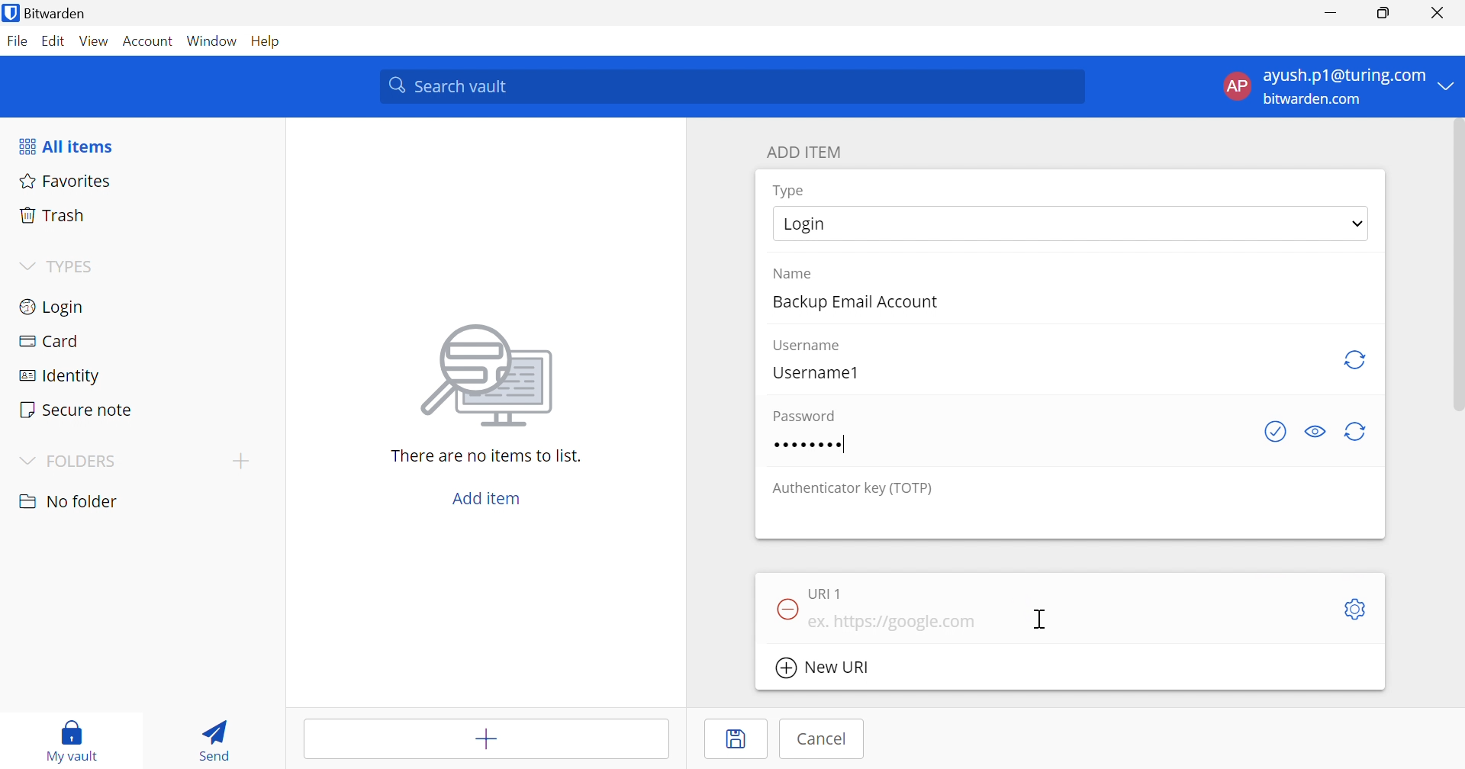  Describe the element at coordinates (11, 13) in the screenshot. I see `bitwarden logo` at that location.